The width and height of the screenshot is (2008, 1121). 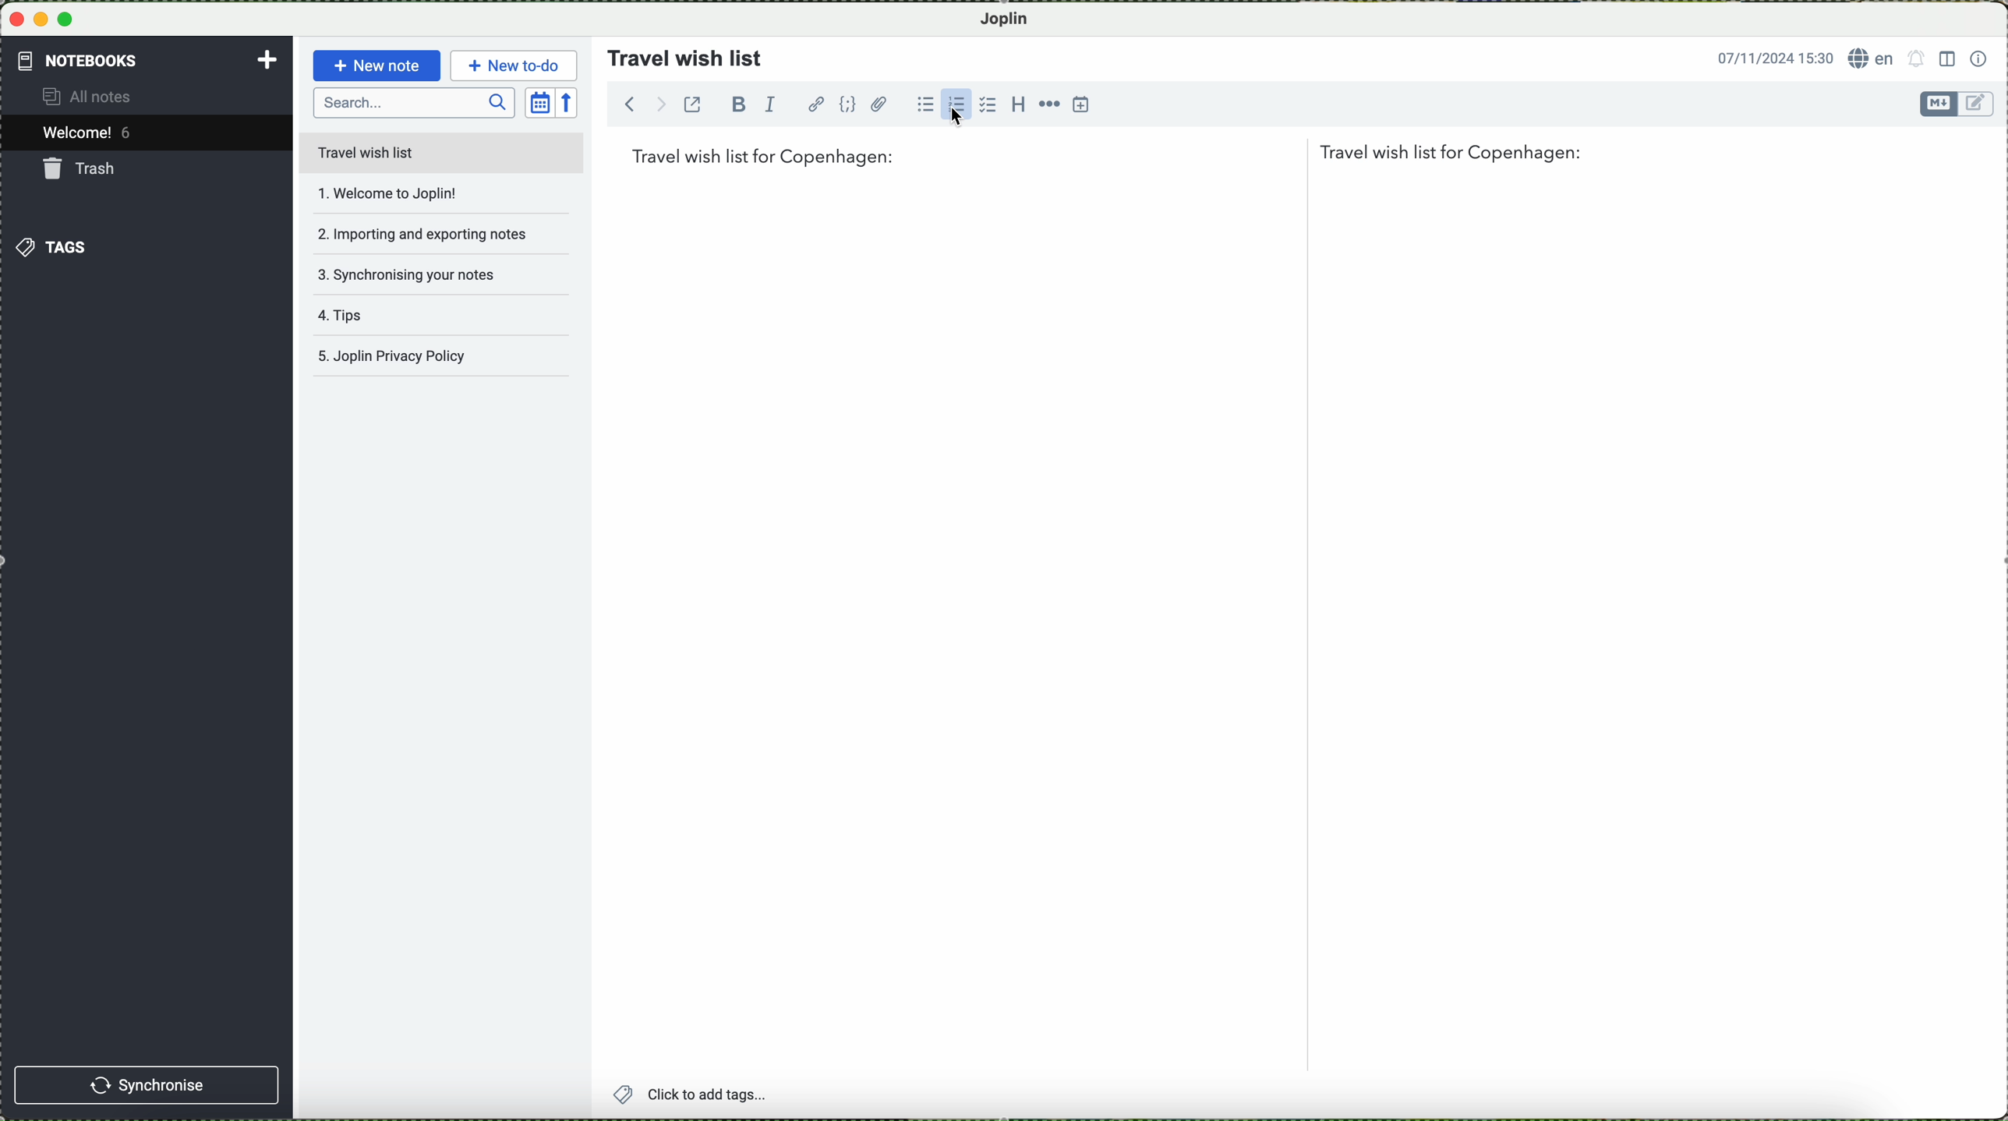 I want to click on note properties, so click(x=1979, y=57).